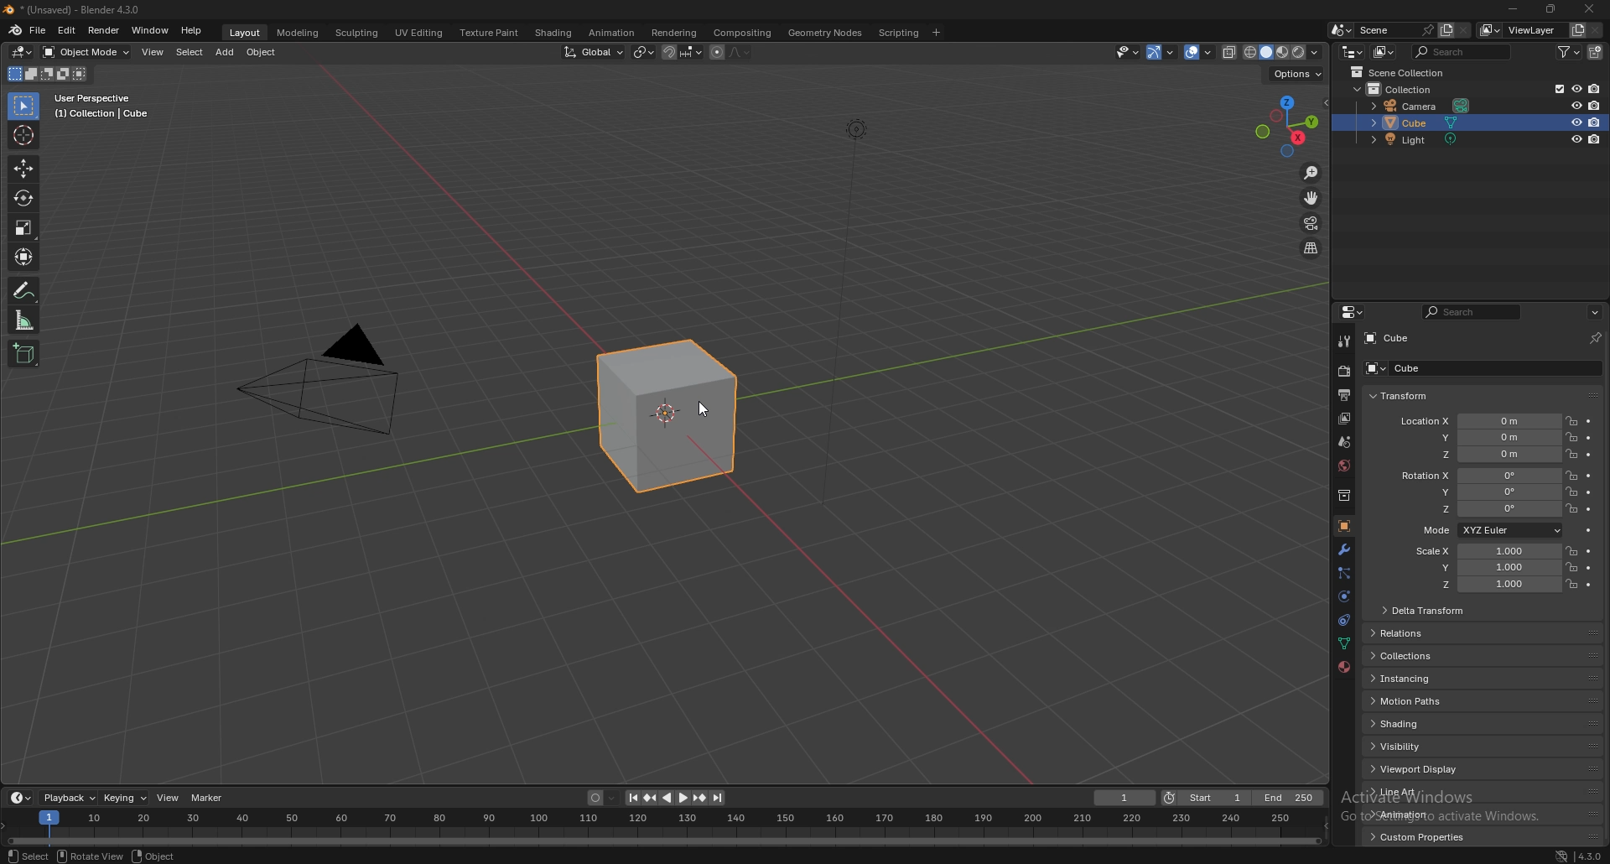 The height and width of the screenshot is (864, 1610). I want to click on display mode, so click(1384, 52).